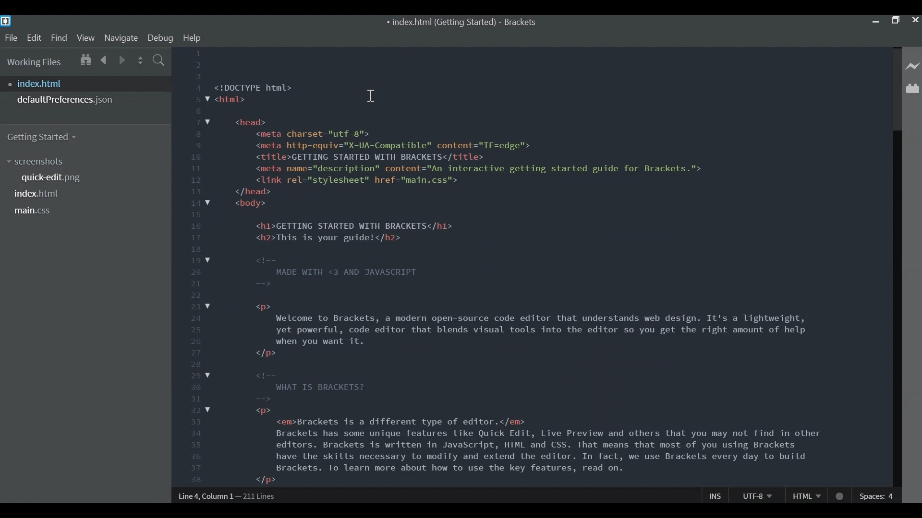 The image size is (922, 518). I want to click on Live Preview, so click(913, 67).